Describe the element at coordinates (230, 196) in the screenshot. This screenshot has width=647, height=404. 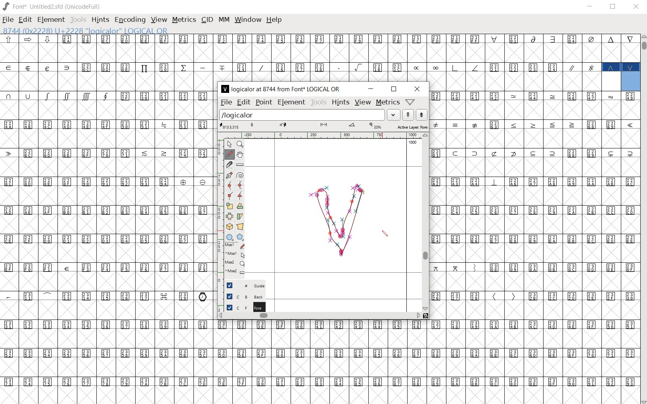
I see `Add a corner point` at that location.